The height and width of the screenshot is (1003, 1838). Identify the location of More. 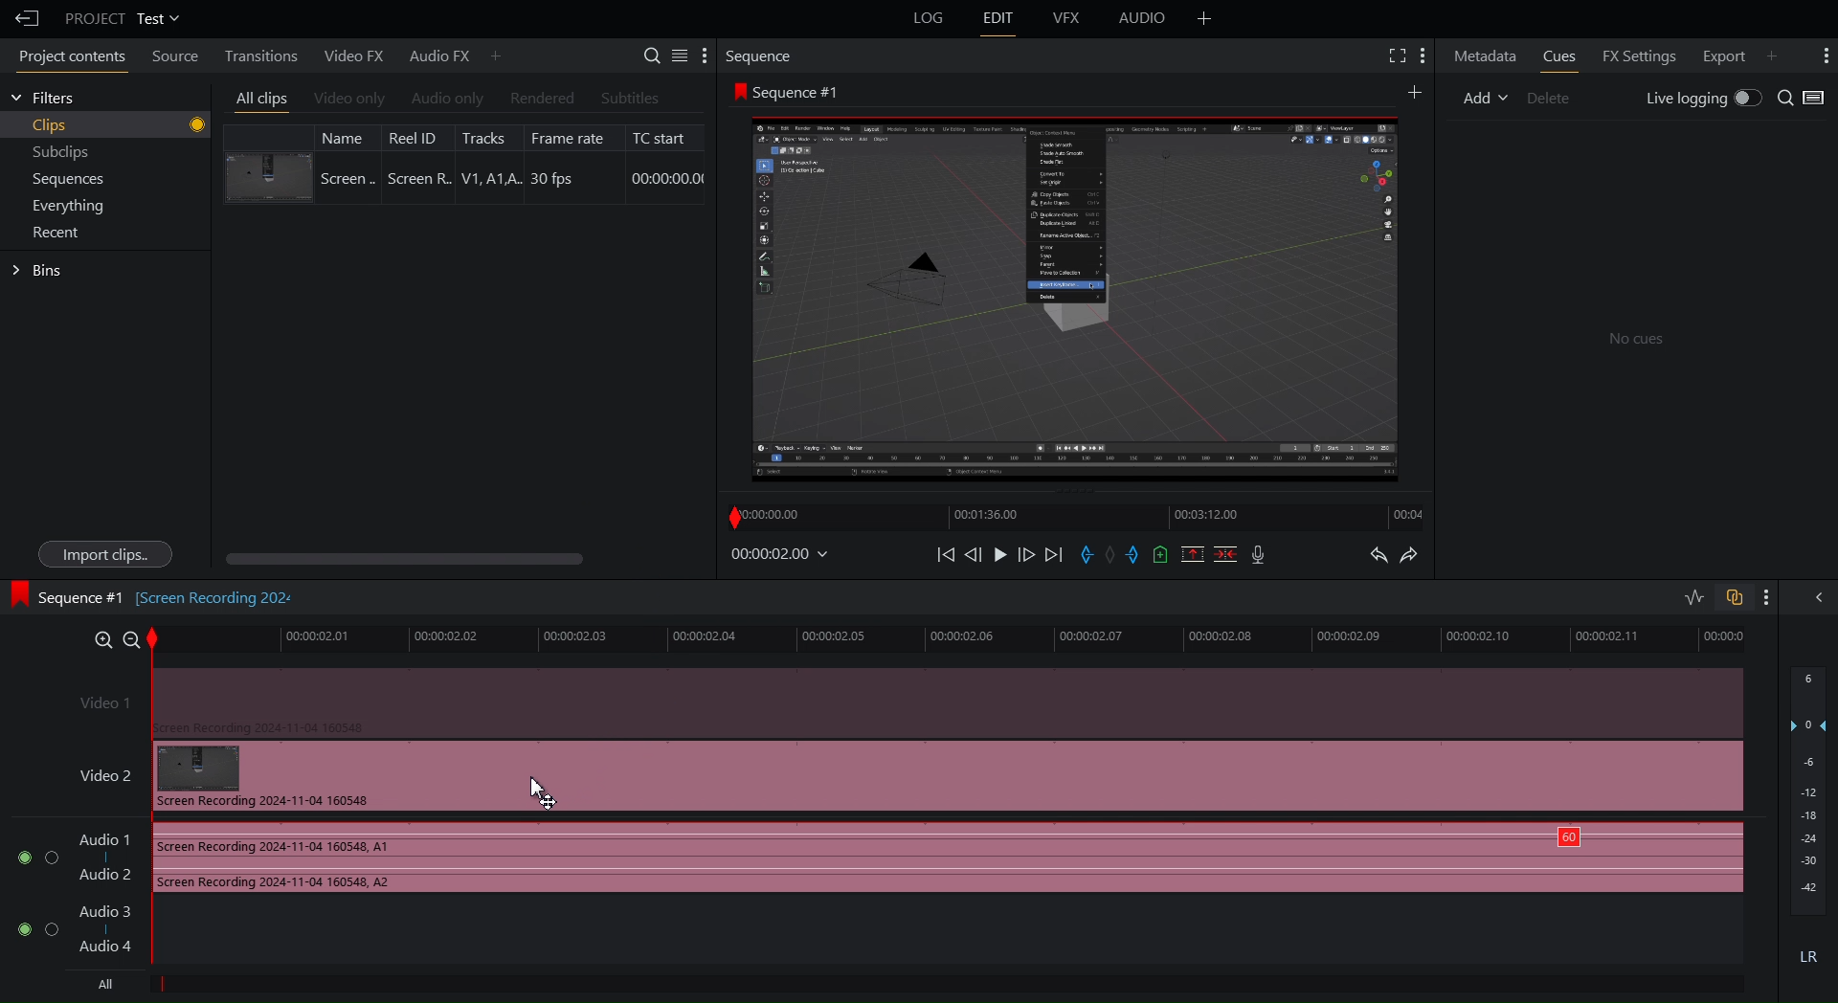
(497, 55).